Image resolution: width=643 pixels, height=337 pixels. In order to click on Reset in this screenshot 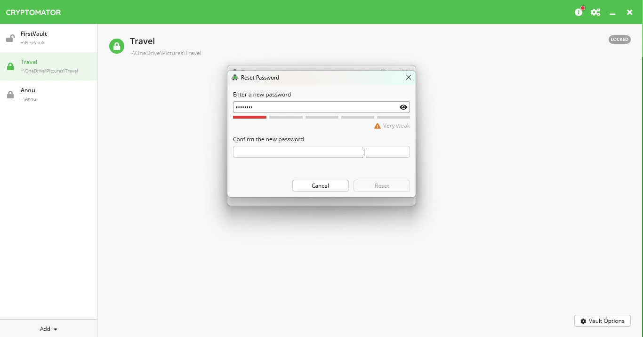, I will do `click(383, 185)`.